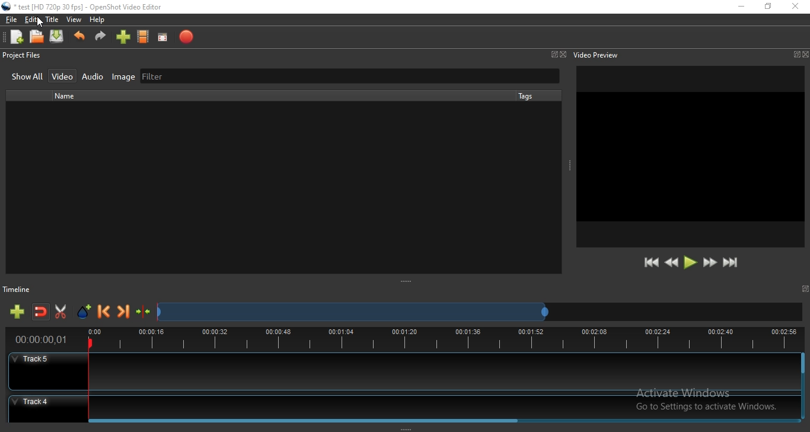  What do you see at coordinates (741, 7) in the screenshot?
I see `Minimise` at bounding box center [741, 7].